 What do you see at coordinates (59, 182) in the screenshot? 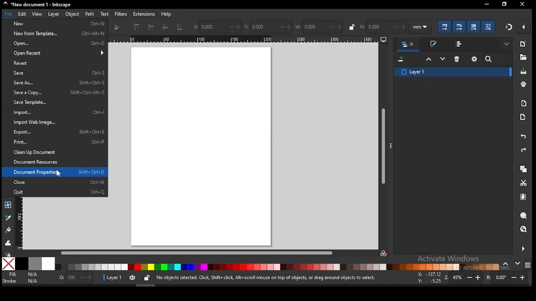
I see `close` at bounding box center [59, 182].